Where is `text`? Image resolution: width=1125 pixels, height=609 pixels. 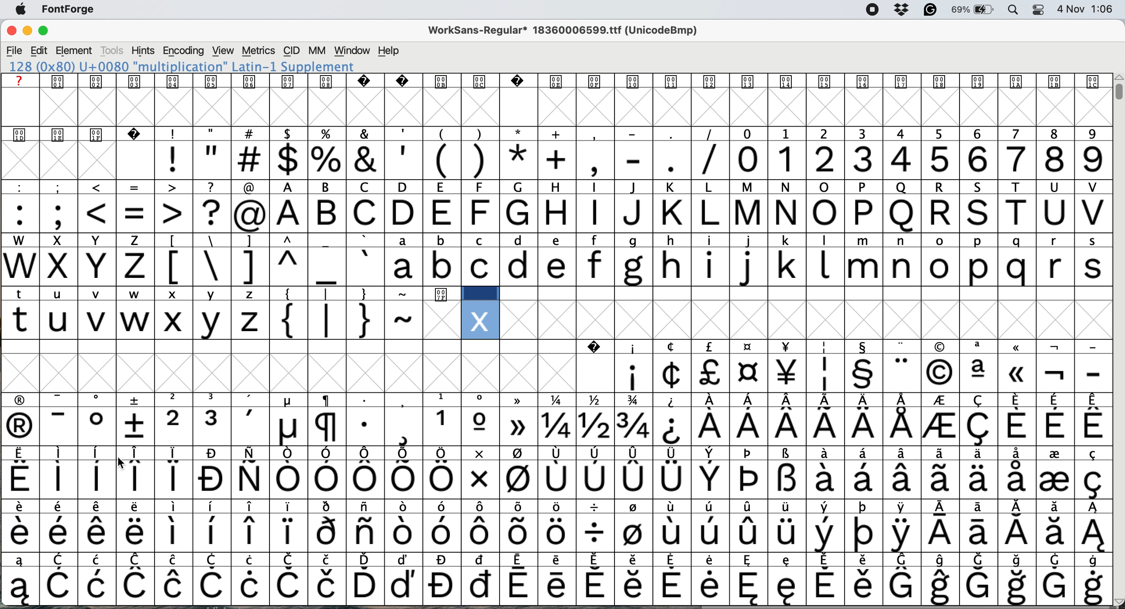 text is located at coordinates (553, 81).